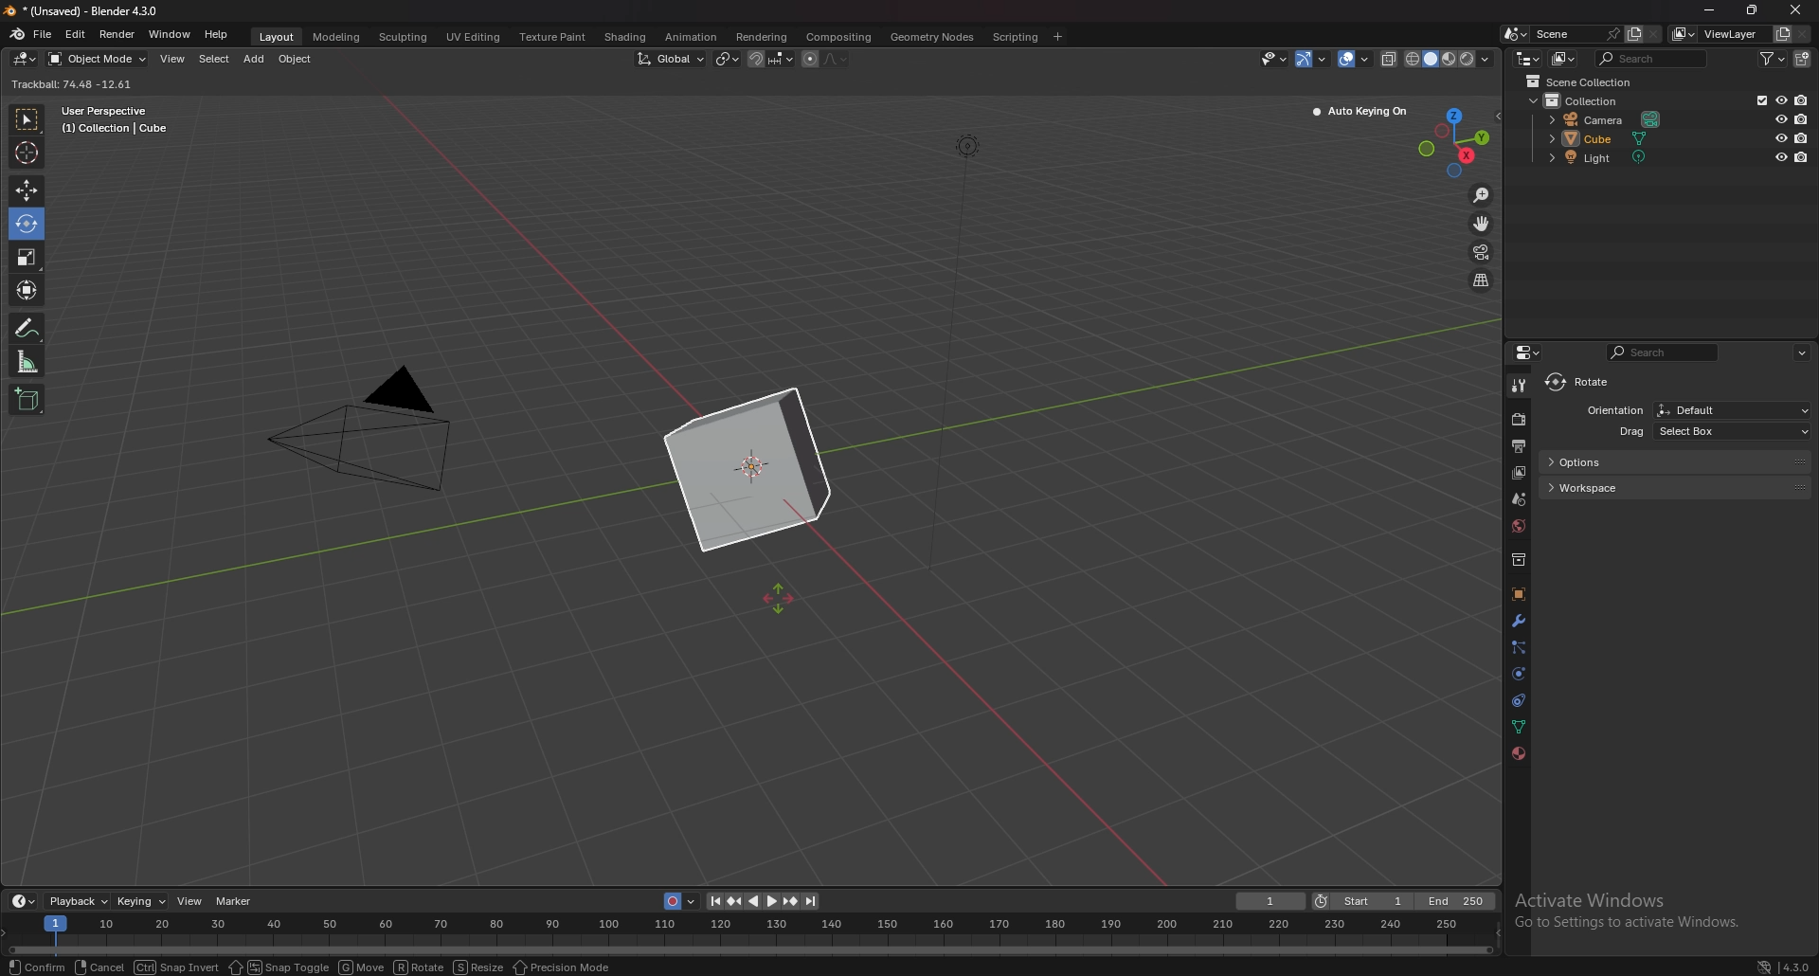 This screenshot has height=976, width=1819. I want to click on editor type, so click(1532, 352).